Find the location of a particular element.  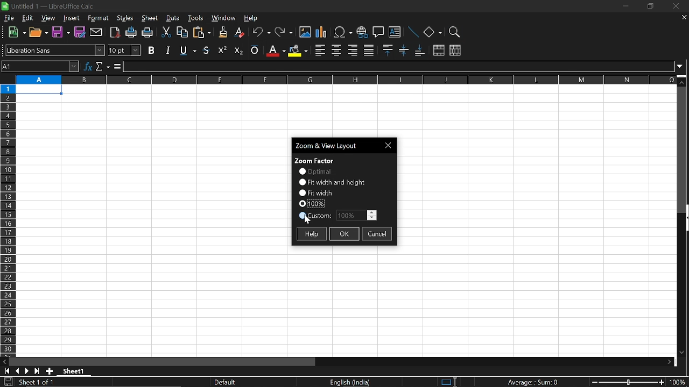

strikethough is located at coordinates (188, 49).